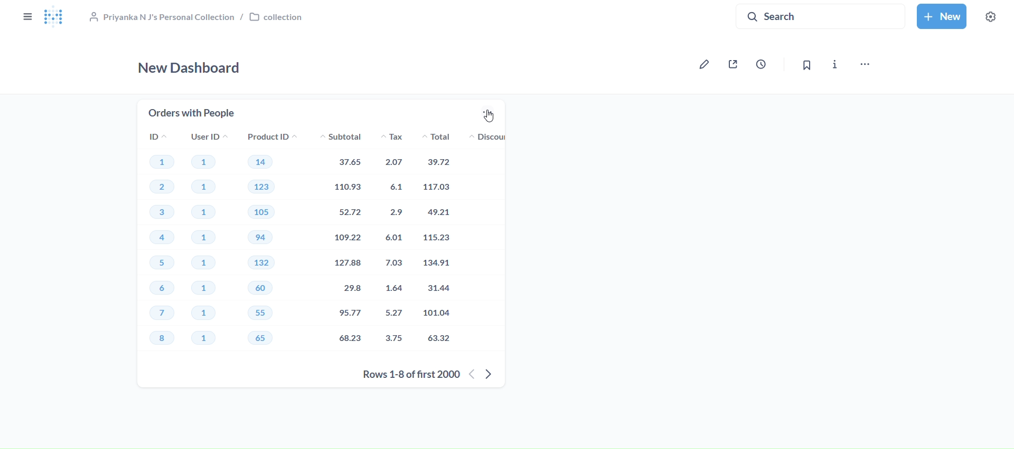 The width and height of the screenshot is (1014, 449). I want to click on settings, so click(992, 17).